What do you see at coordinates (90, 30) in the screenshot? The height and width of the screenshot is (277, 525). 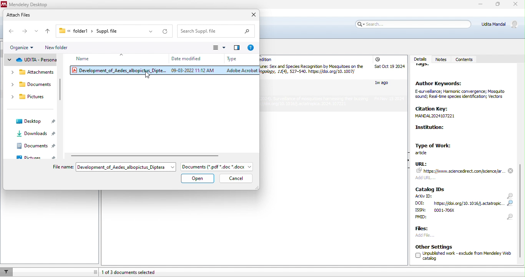 I see `folder1> Suppl.file` at bounding box center [90, 30].